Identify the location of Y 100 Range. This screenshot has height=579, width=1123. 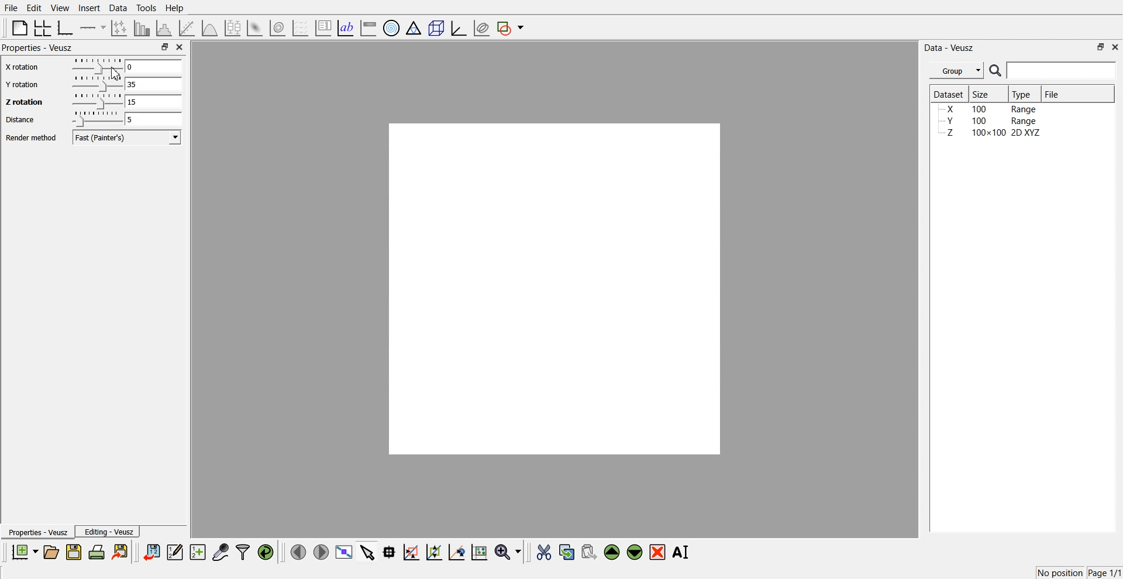
(990, 121).